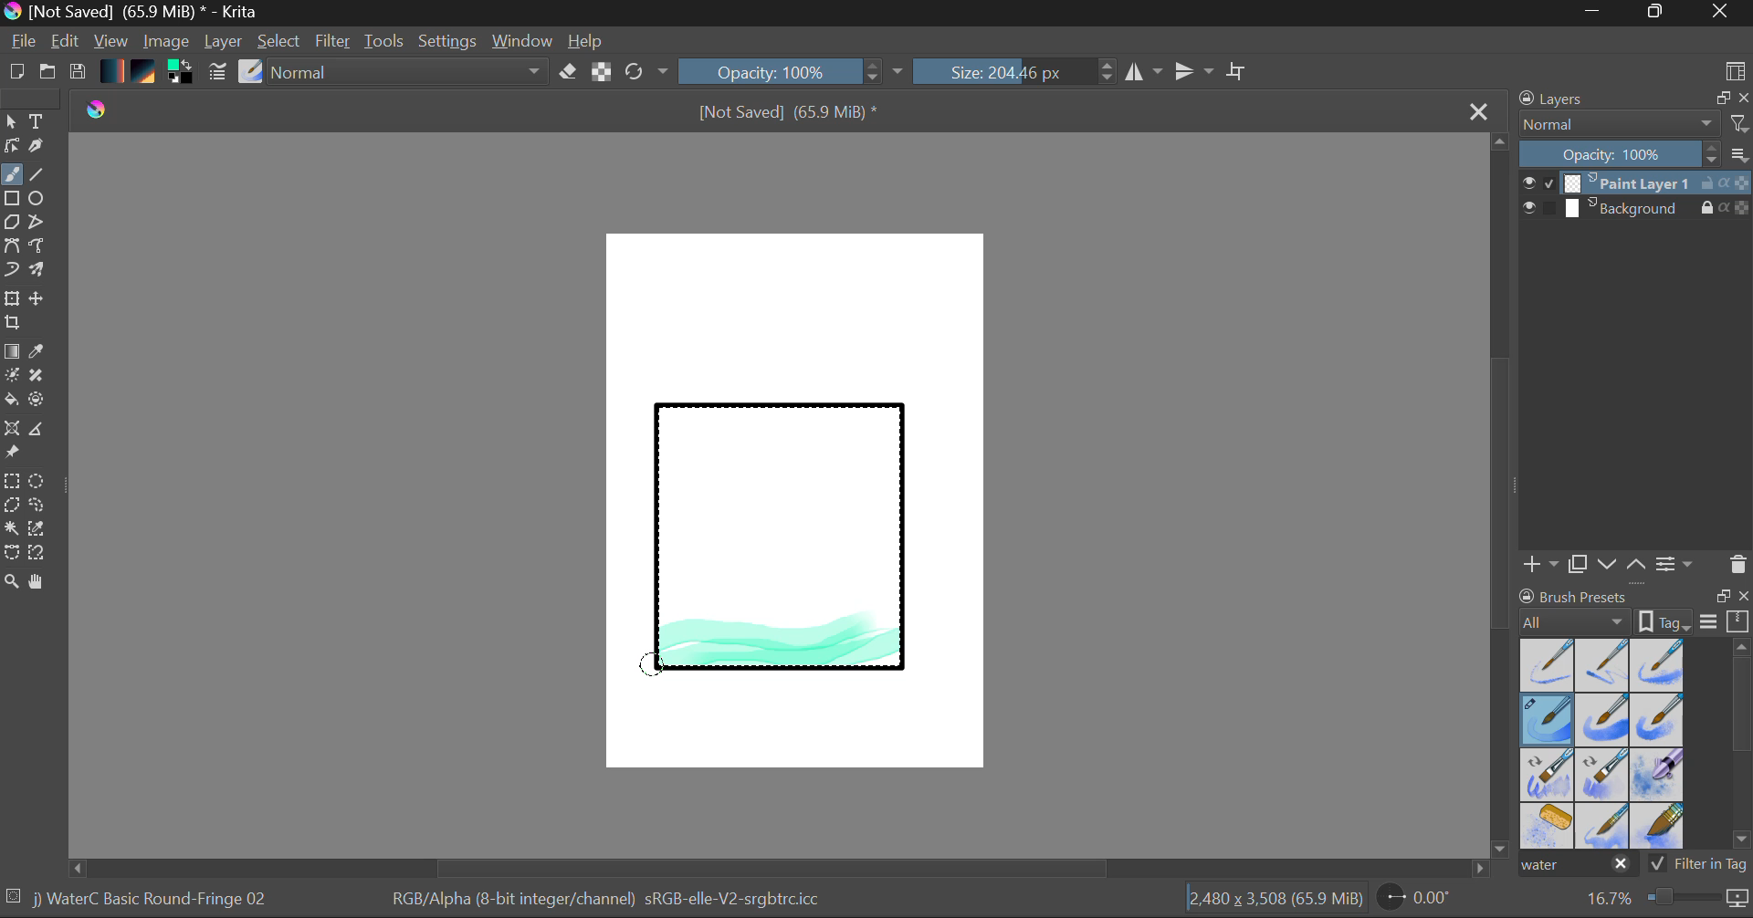  What do you see at coordinates (24, 44) in the screenshot?
I see `File` at bounding box center [24, 44].